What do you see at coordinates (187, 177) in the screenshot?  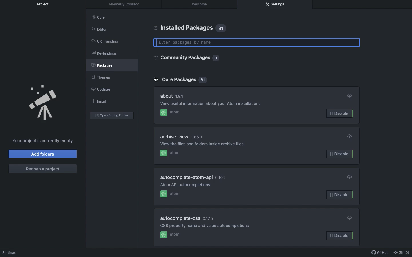 I see `Autocomplete-atom-api` at bounding box center [187, 177].